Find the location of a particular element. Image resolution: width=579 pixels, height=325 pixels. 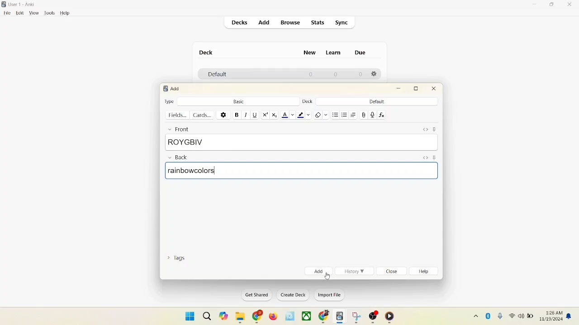

minimize is located at coordinates (535, 5).